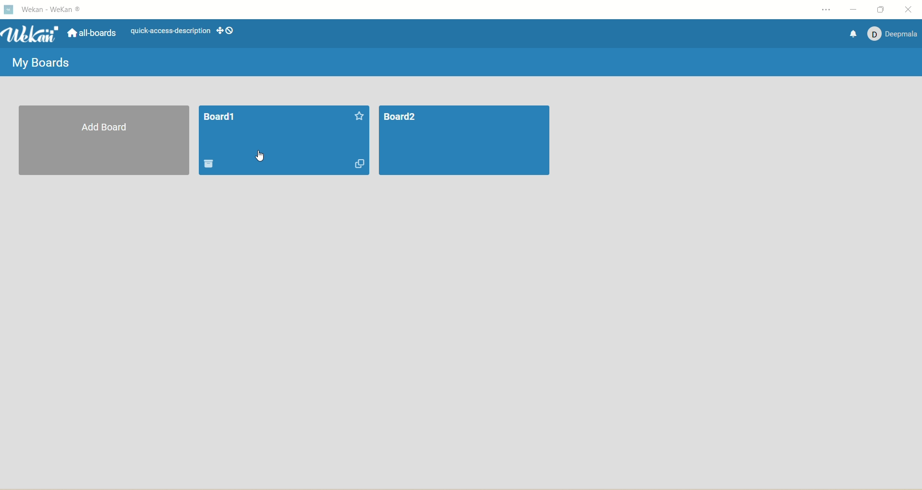 The height and width of the screenshot is (490, 922). I want to click on all boards, so click(91, 32).